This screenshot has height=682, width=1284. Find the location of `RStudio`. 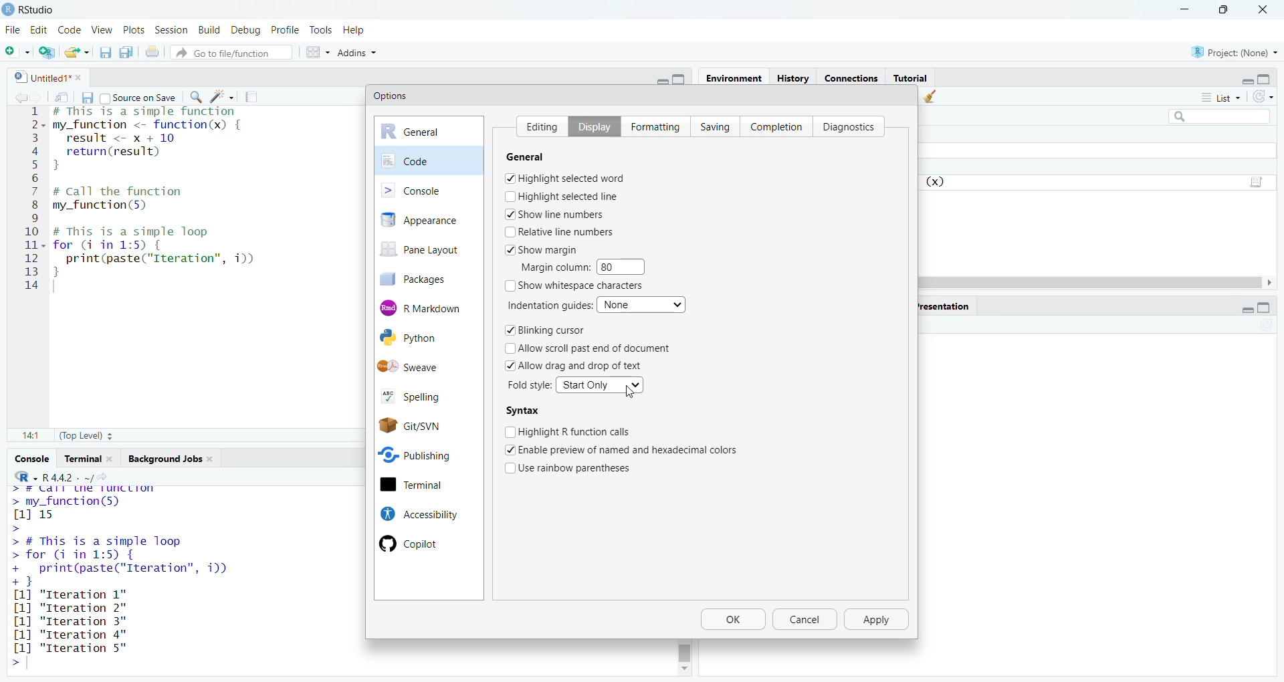

RStudio is located at coordinates (43, 8).